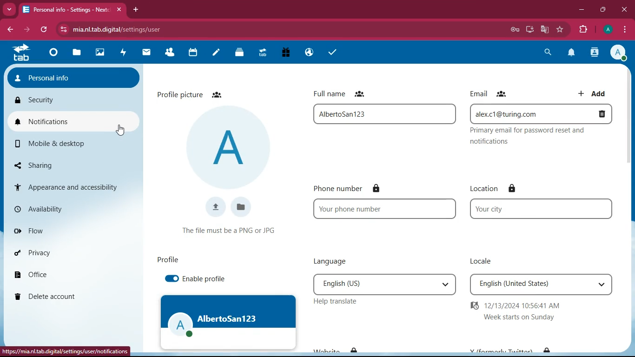 The image size is (635, 357). I want to click on The file must be a PNG or JPG, so click(232, 232).